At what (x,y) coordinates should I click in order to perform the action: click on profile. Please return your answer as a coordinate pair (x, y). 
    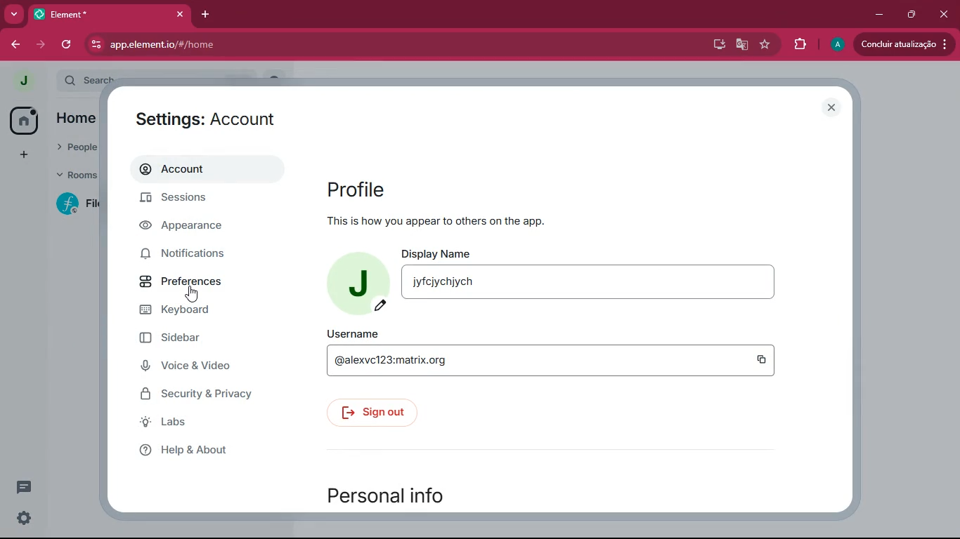
    Looking at the image, I should click on (384, 192).